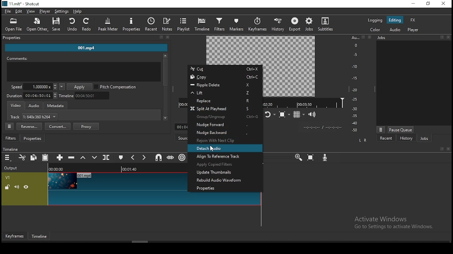 The image size is (453, 254). I want to click on history, so click(406, 138).